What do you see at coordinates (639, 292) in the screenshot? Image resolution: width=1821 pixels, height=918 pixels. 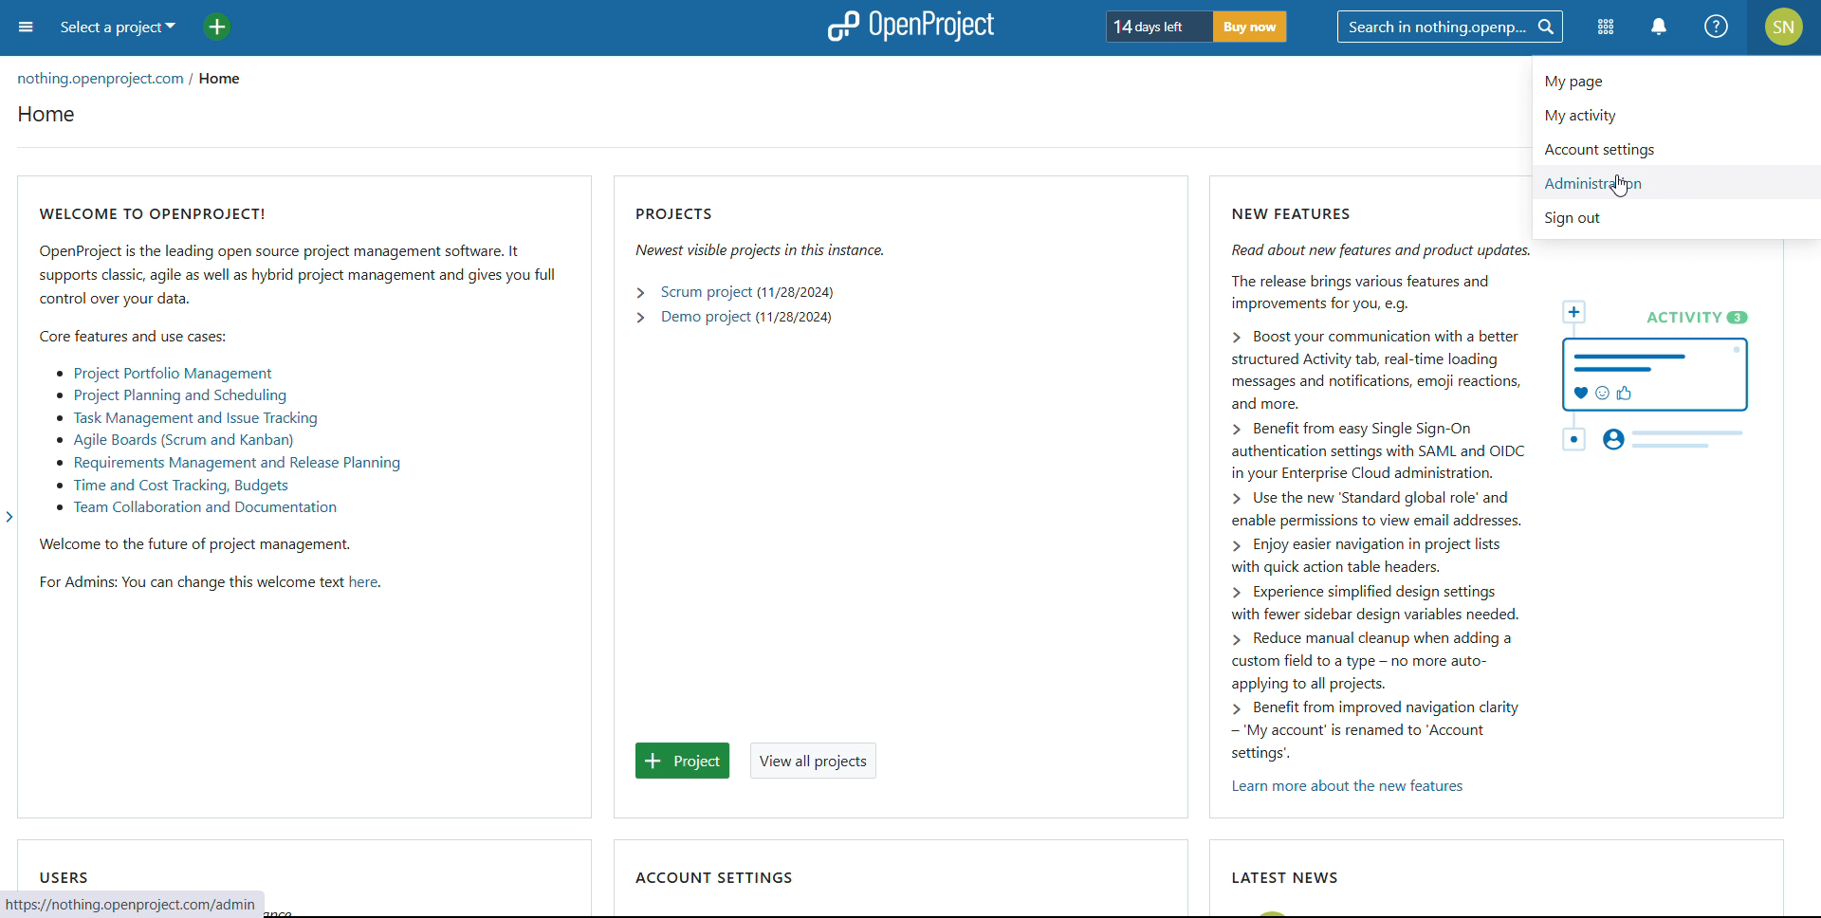 I see `expand scrum project` at bounding box center [639, 292].